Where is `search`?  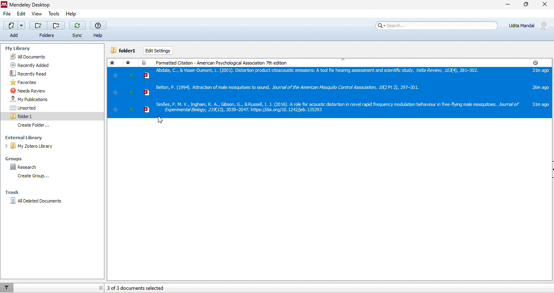
search is located at coordinates (435, 26).